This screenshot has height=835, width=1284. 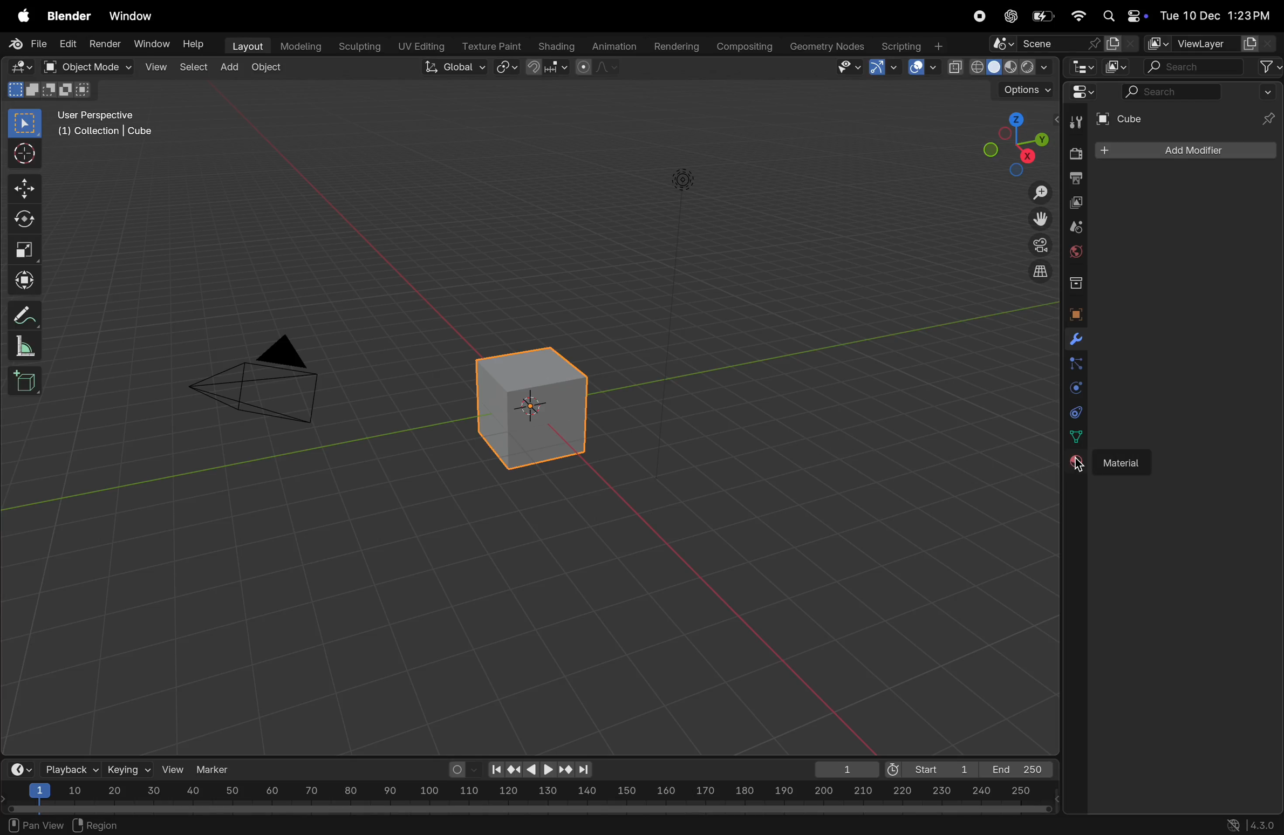 What do you see at coordinates (192, 66) in the screenshot?
I see `select` at bounding box center [192, 66].